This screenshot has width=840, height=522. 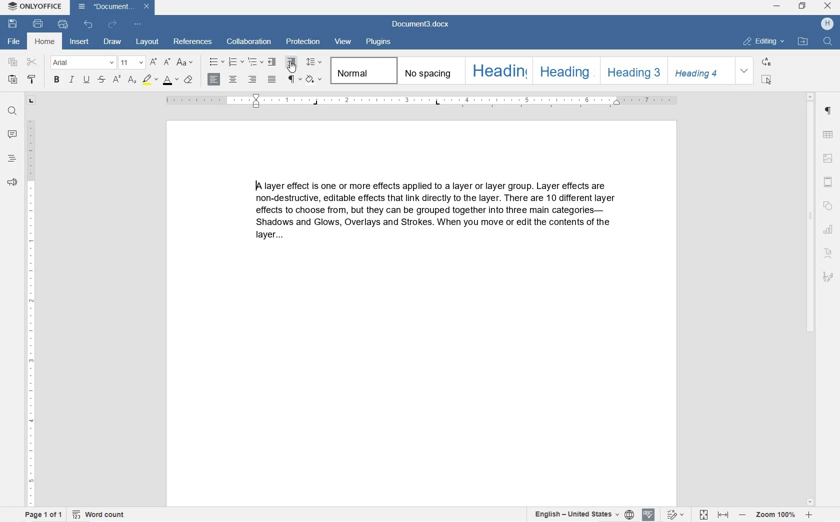 What do you see at coordinates (583, 515) in the screenshot?
I see `SET TEXT OR DOCUMENT LANGUAGE` at bounding box center [583, 515].